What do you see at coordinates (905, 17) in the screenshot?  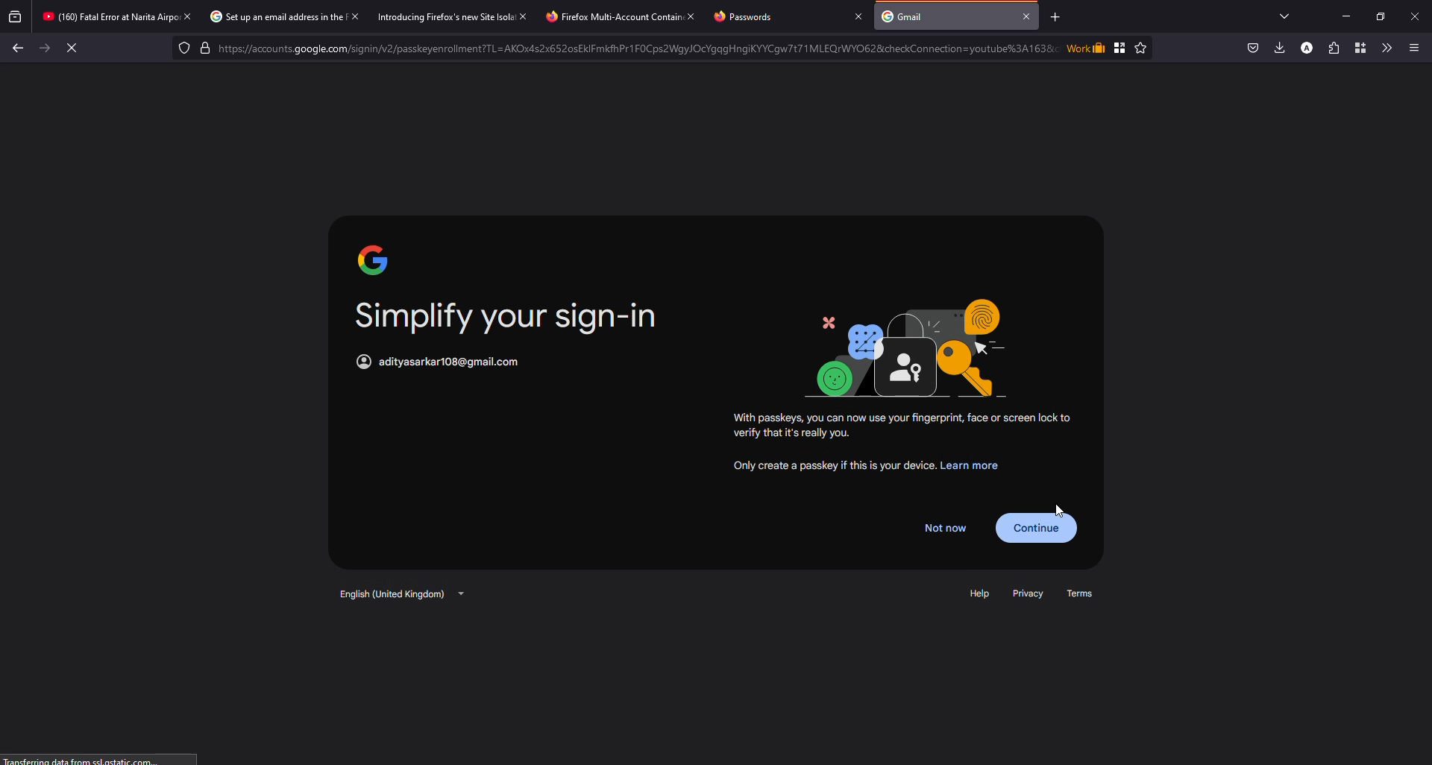 I see `Gmail` at bounding box center [905, 17].